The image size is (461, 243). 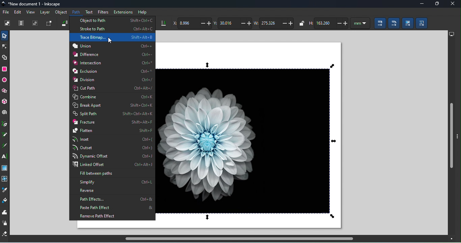 I want to click on Edit, so click(x=18, y=12).